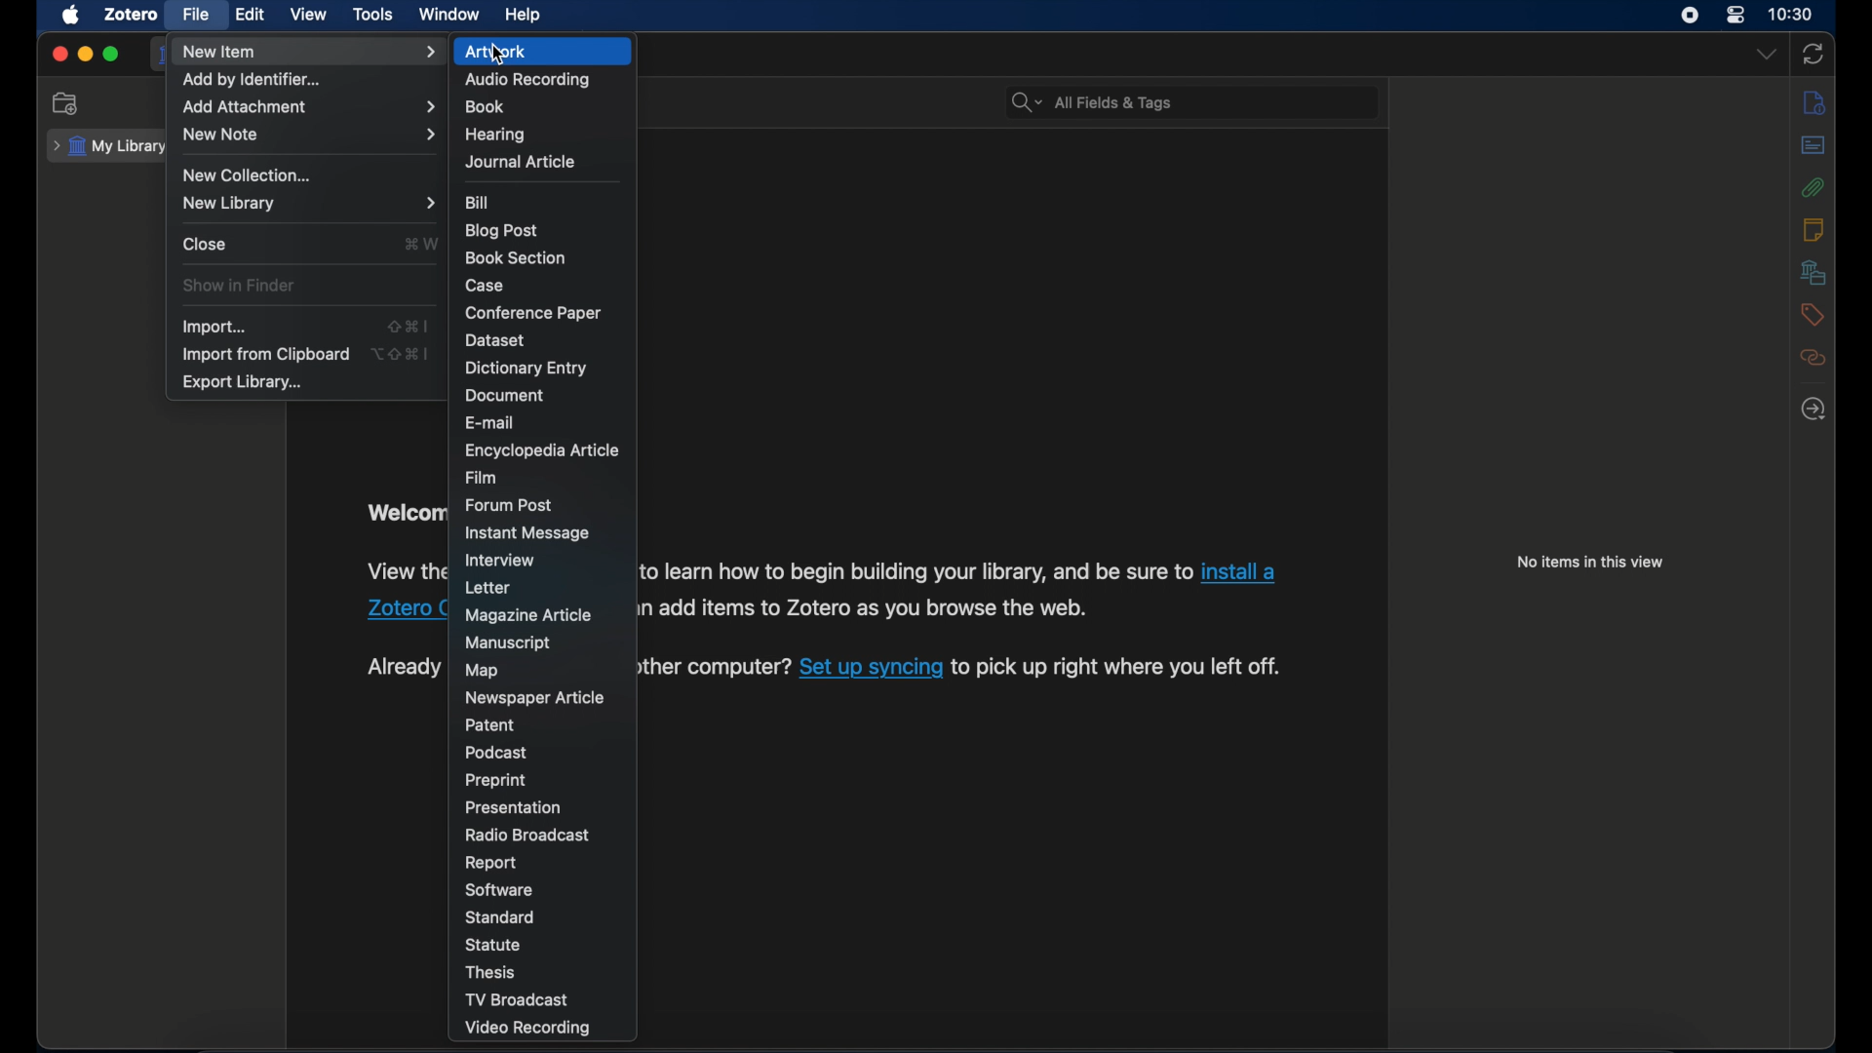 This screenshot has height=1053, width=1872. What do you see at coordinates (482, 670) in the screenshot?
I see `map` at bounding box center [482, 670].